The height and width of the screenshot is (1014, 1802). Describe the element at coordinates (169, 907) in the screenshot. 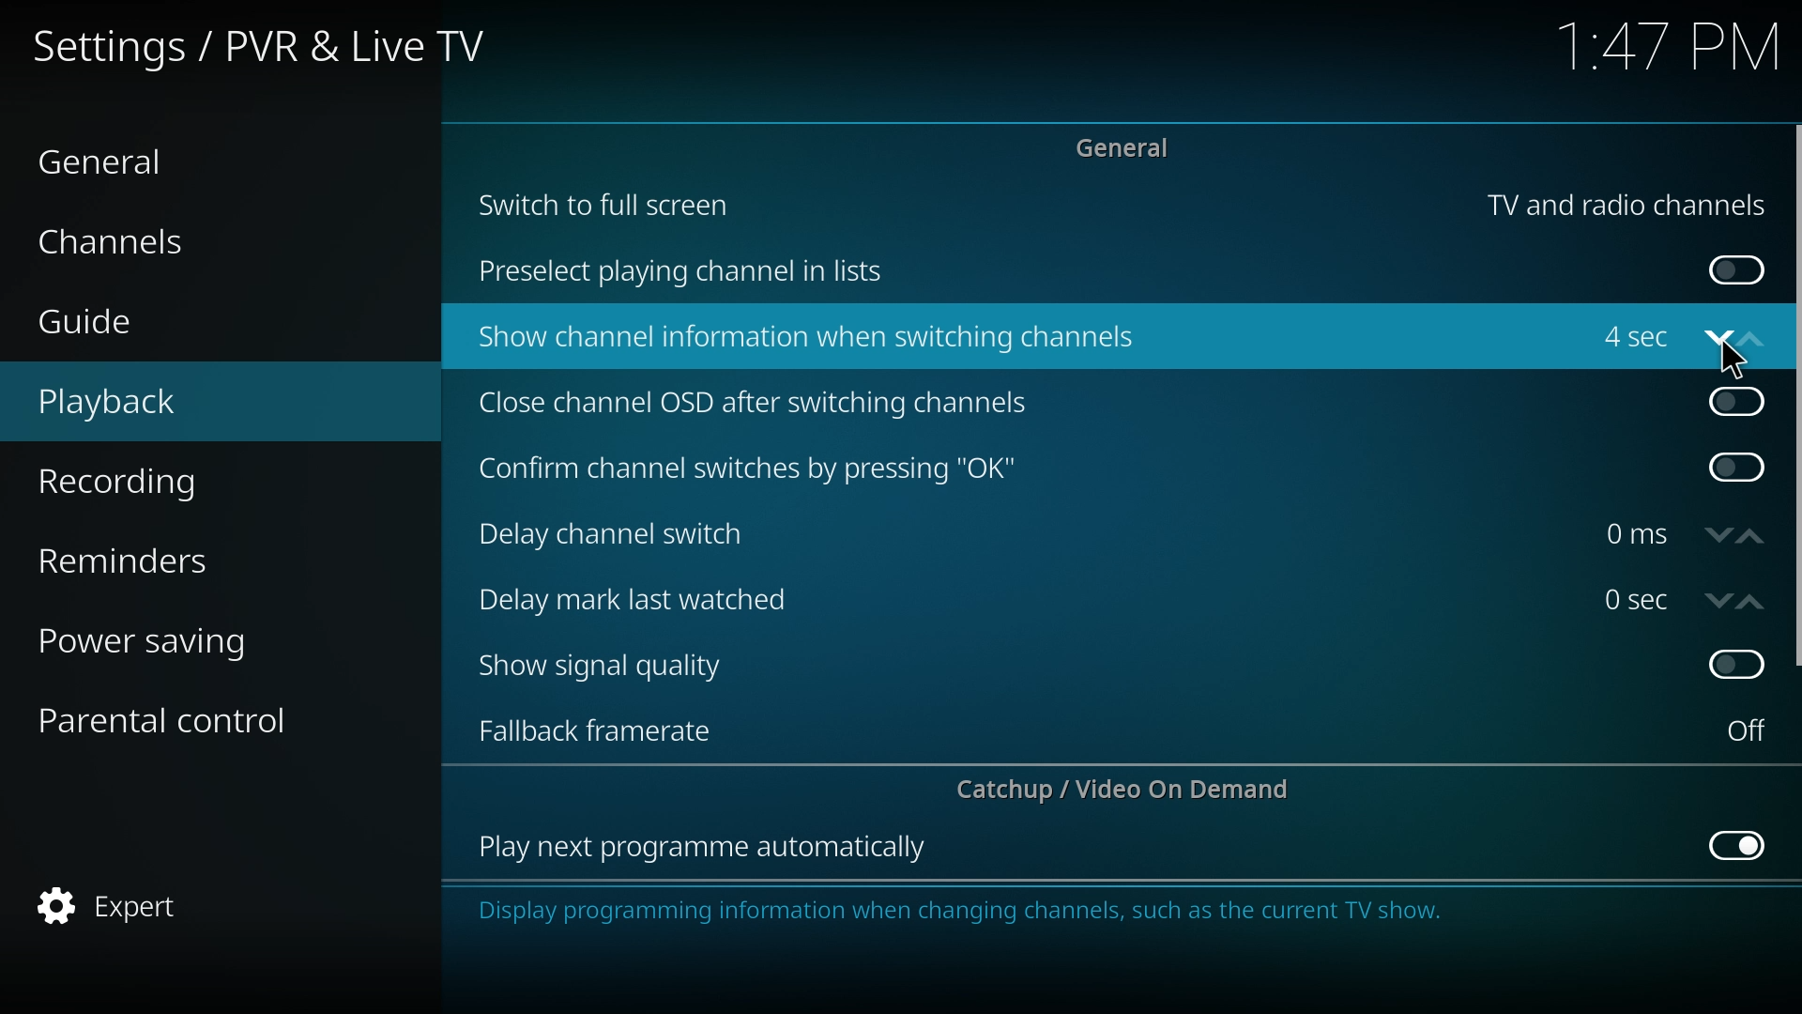

I see `expert` at that location.